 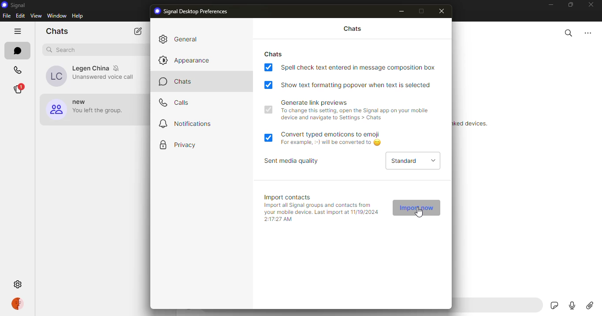 What do you see at coordinates (189, 39) in the screenshot?
I see `general` at bounding box center [189, 39].